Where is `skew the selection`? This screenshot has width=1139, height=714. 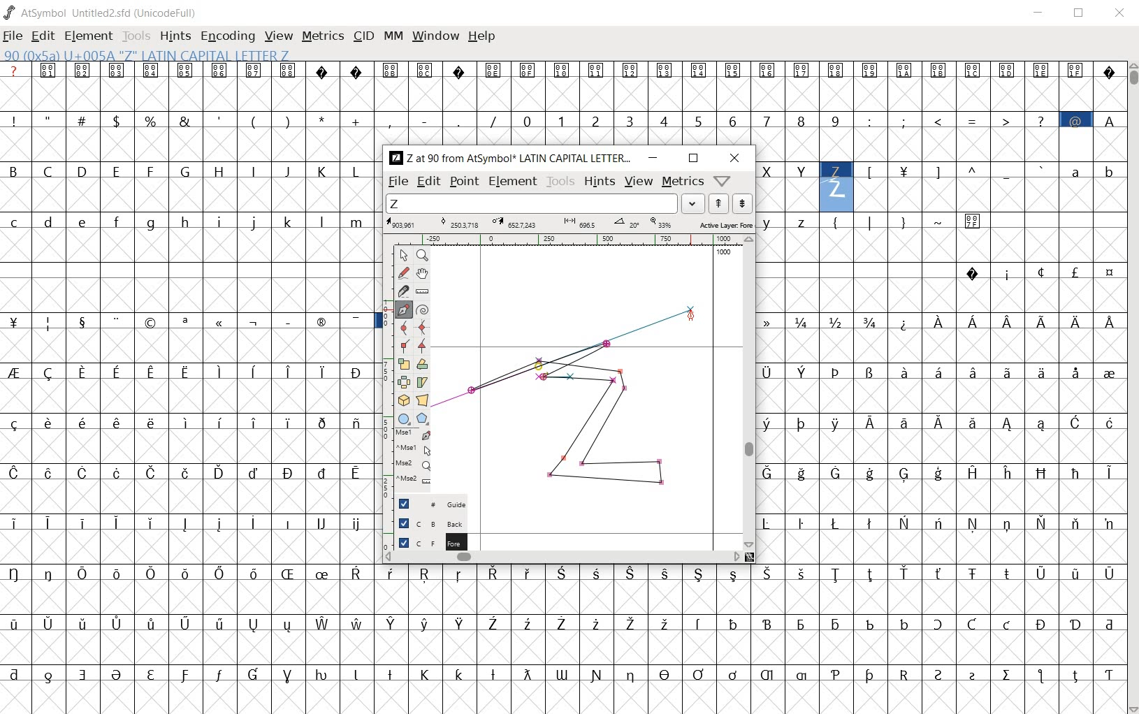
skew the selection is located at coordinates (422, 381).